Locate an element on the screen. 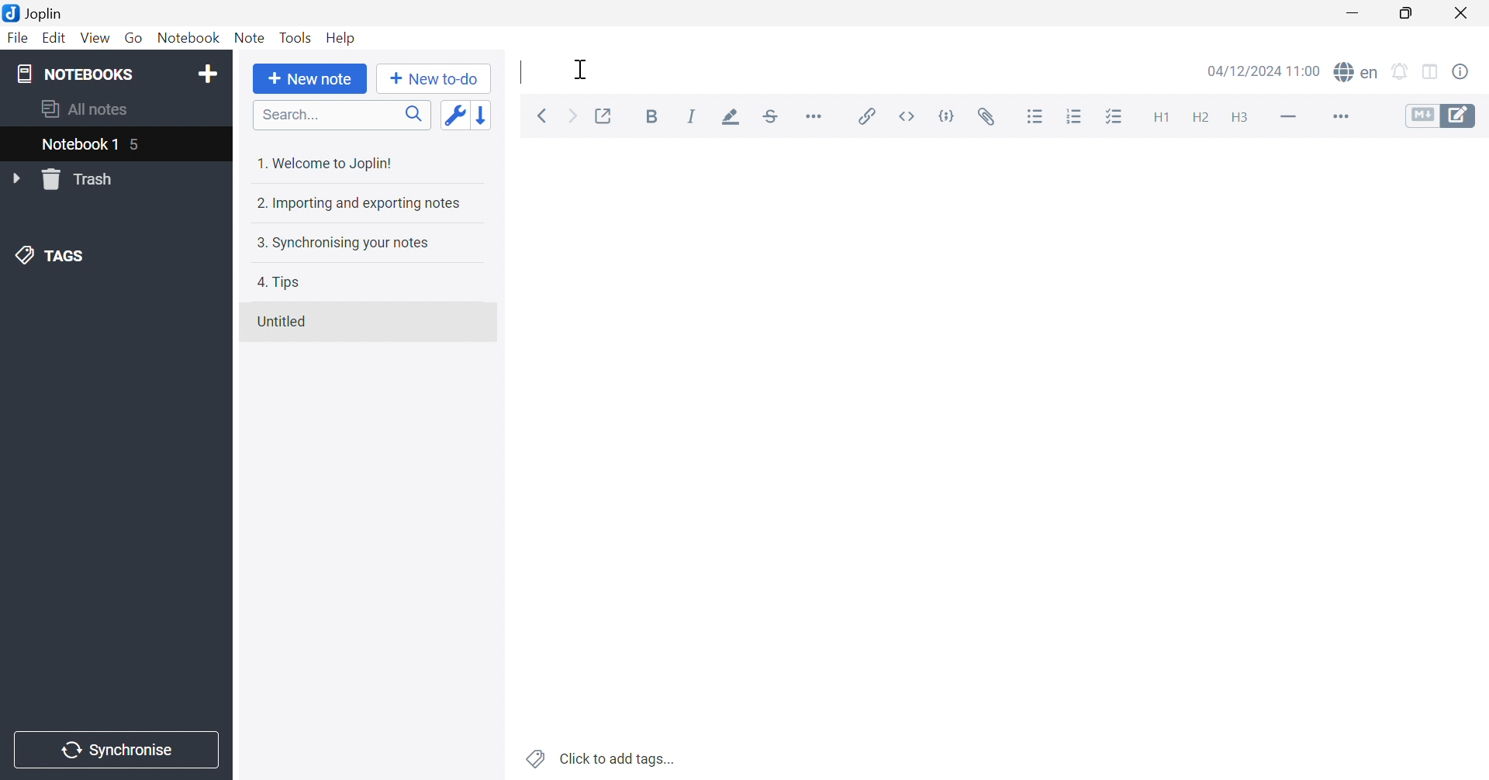 This screenshot has height=780, width=1489. Note properties is located at coordinates (1470, 72).